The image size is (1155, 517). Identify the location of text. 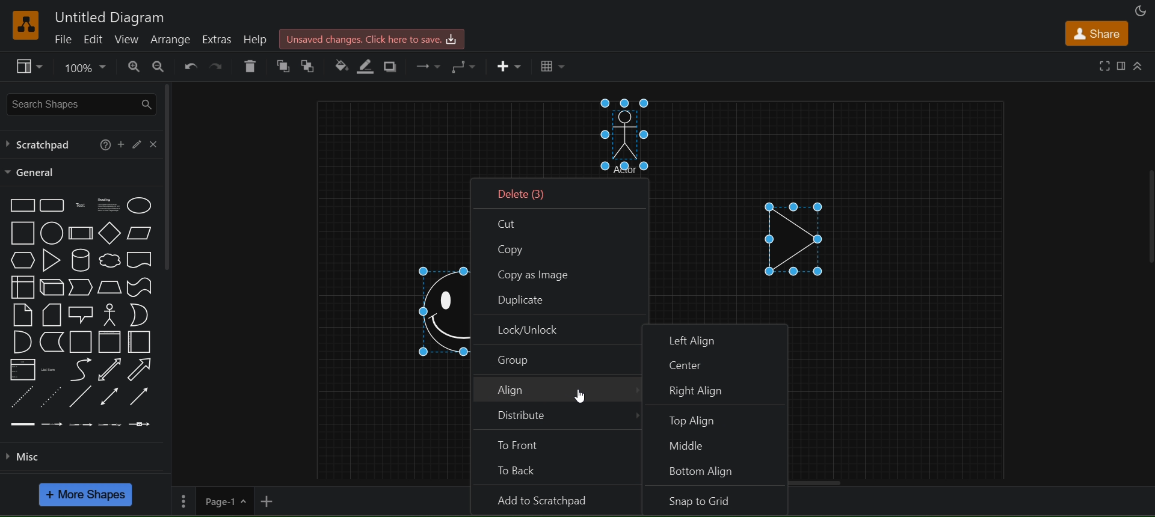
(79, 206).